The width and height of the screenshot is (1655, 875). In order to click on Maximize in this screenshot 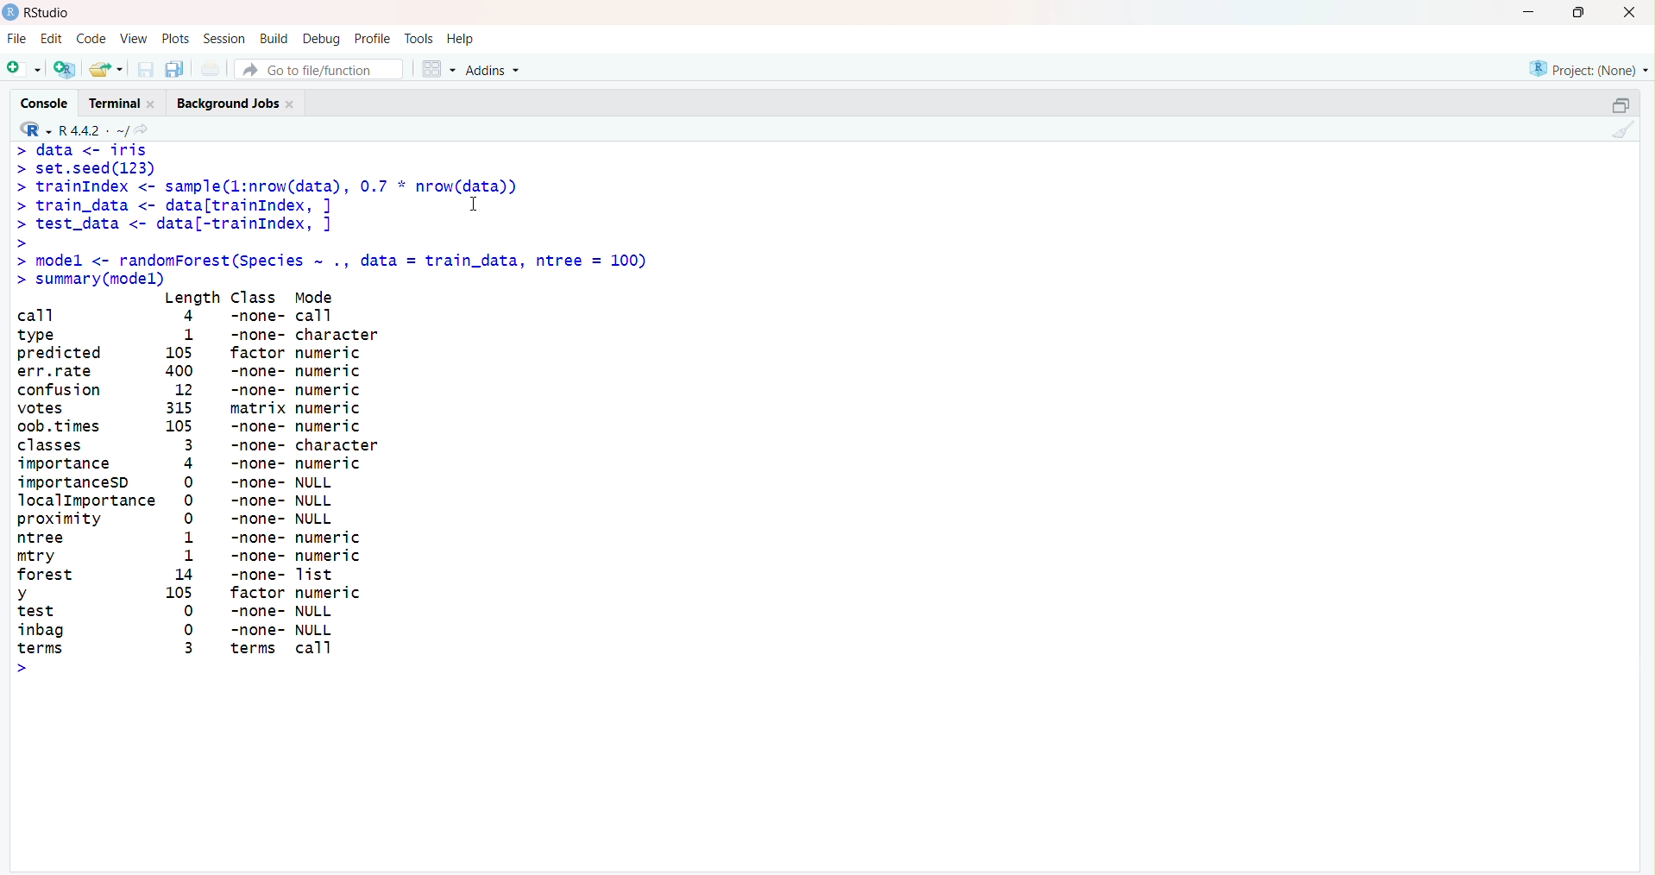, I will do `click(1577, 13)`.